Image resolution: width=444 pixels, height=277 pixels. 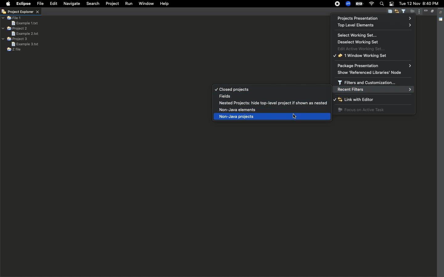 What do you see at coordinates (25, 34) in the screenshot?
I see `Example 2 text file` at bounding box center [25, 34].